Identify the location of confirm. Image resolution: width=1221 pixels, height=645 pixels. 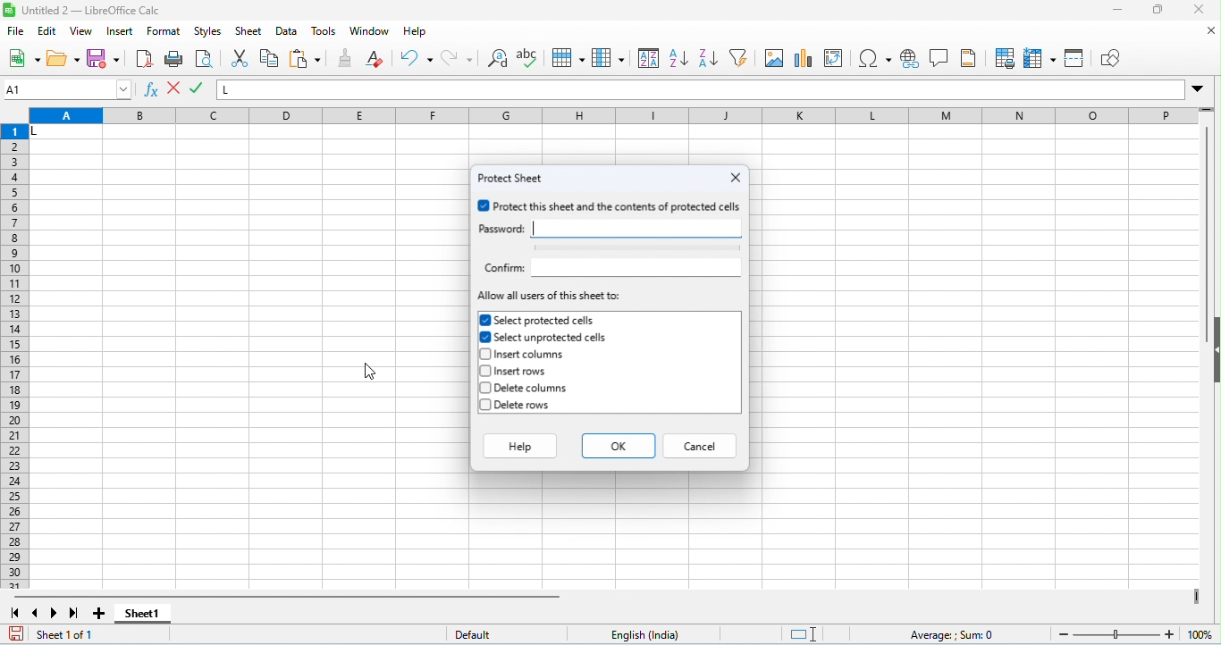
(502, 268).